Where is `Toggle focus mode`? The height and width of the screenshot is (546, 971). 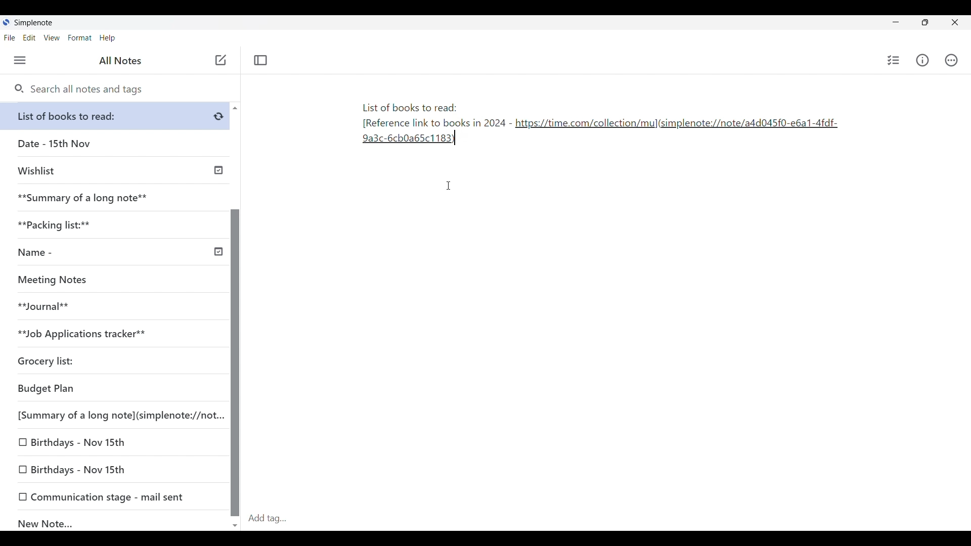 Toggle focus mode is located at coordinates (260, 60).